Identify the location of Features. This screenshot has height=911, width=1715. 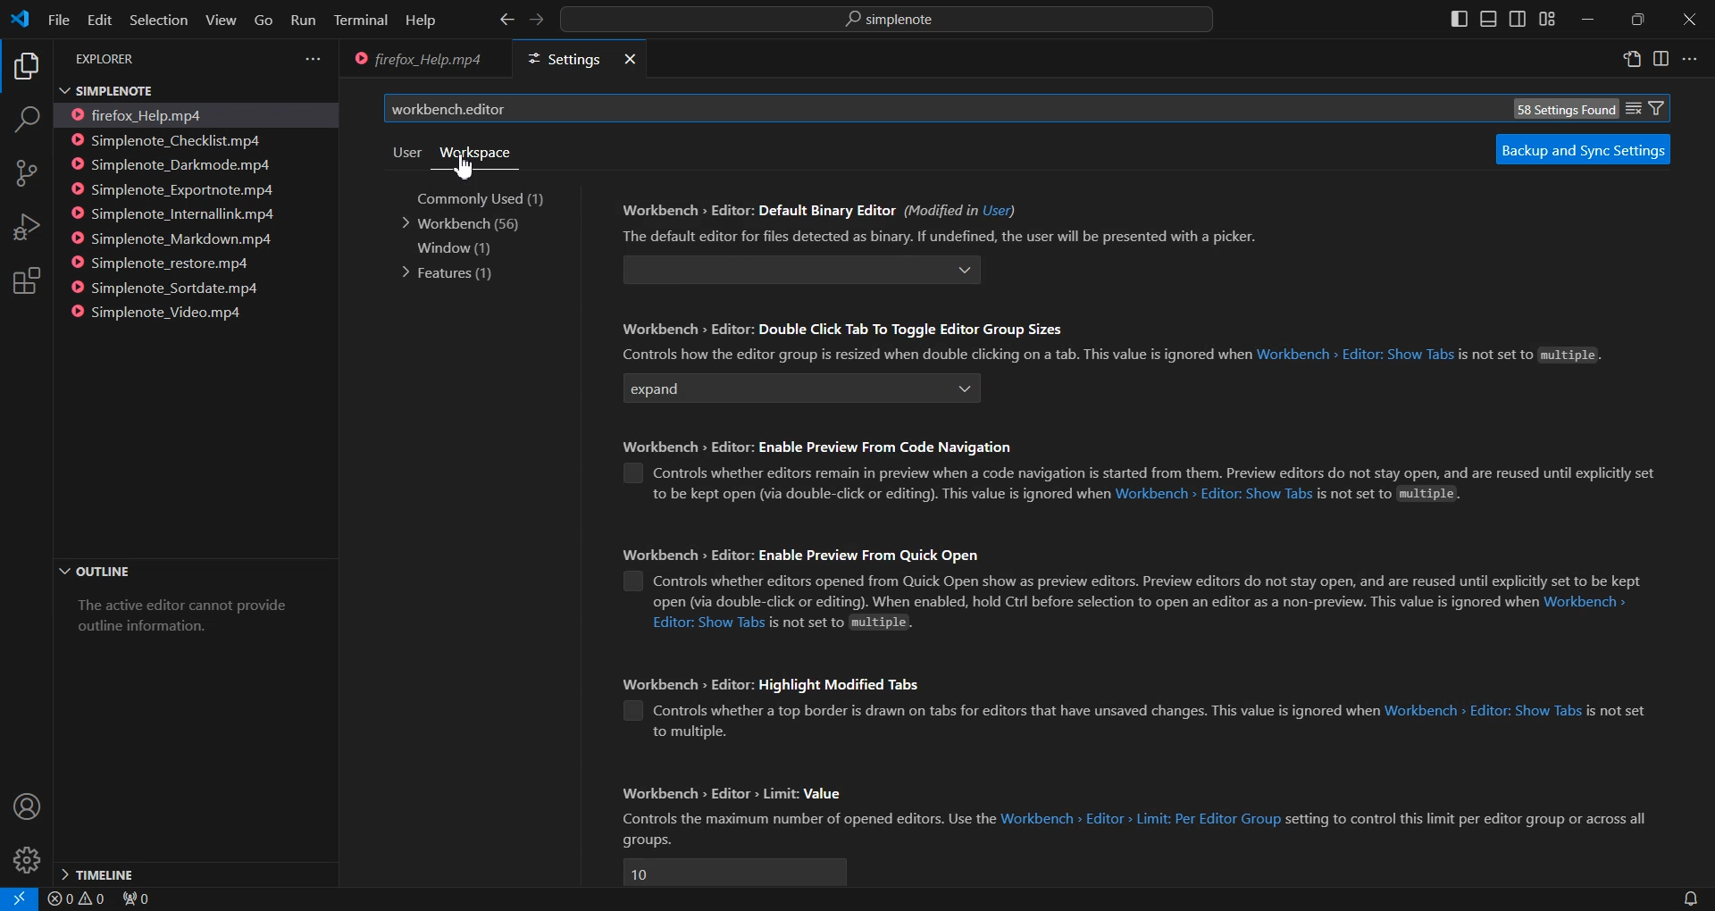
(450, 272).